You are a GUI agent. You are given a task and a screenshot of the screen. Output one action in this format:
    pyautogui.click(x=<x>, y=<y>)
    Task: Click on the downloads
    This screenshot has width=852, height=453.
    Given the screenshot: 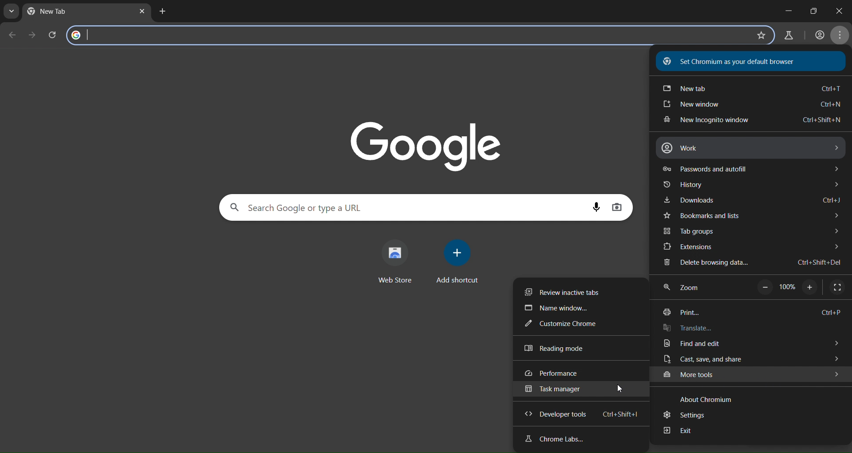 What is the action you would take?
    pyautogui.click(x=752, y=201)
    